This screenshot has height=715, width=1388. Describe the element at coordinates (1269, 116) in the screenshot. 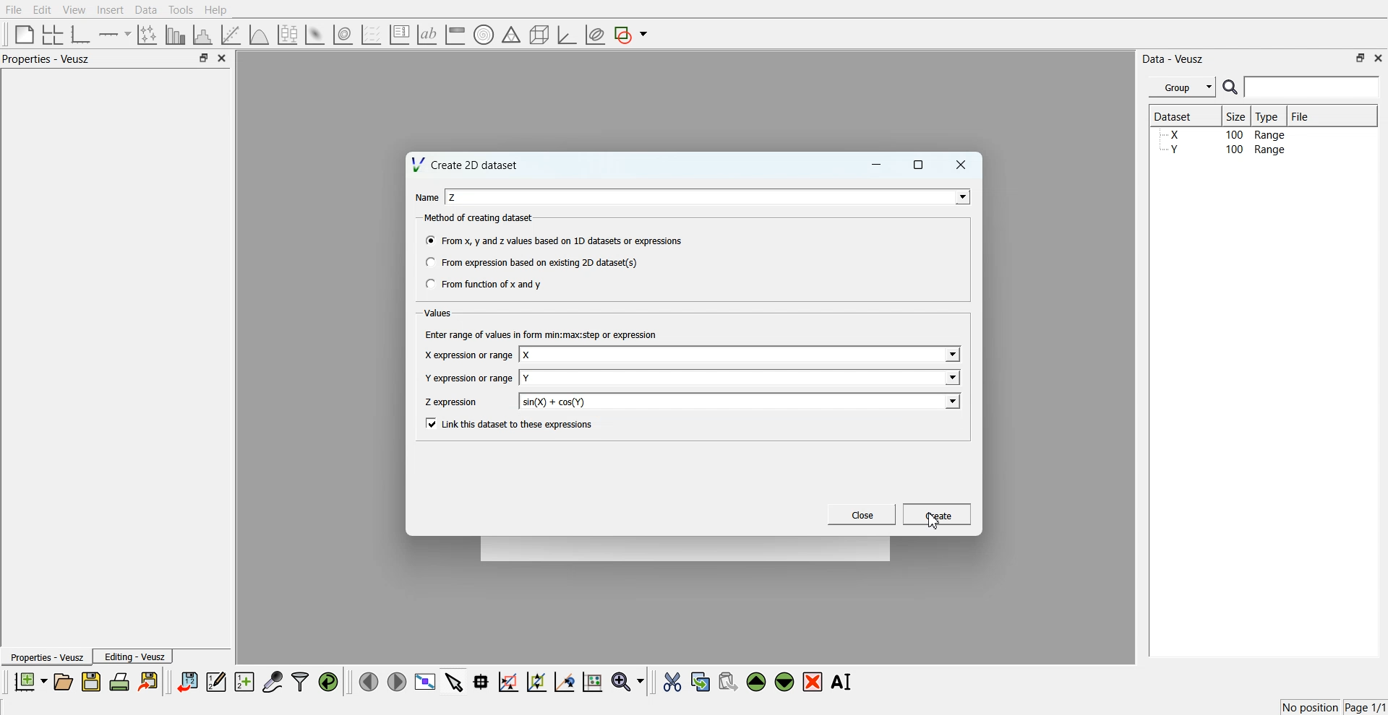

I see `Type` at that location.